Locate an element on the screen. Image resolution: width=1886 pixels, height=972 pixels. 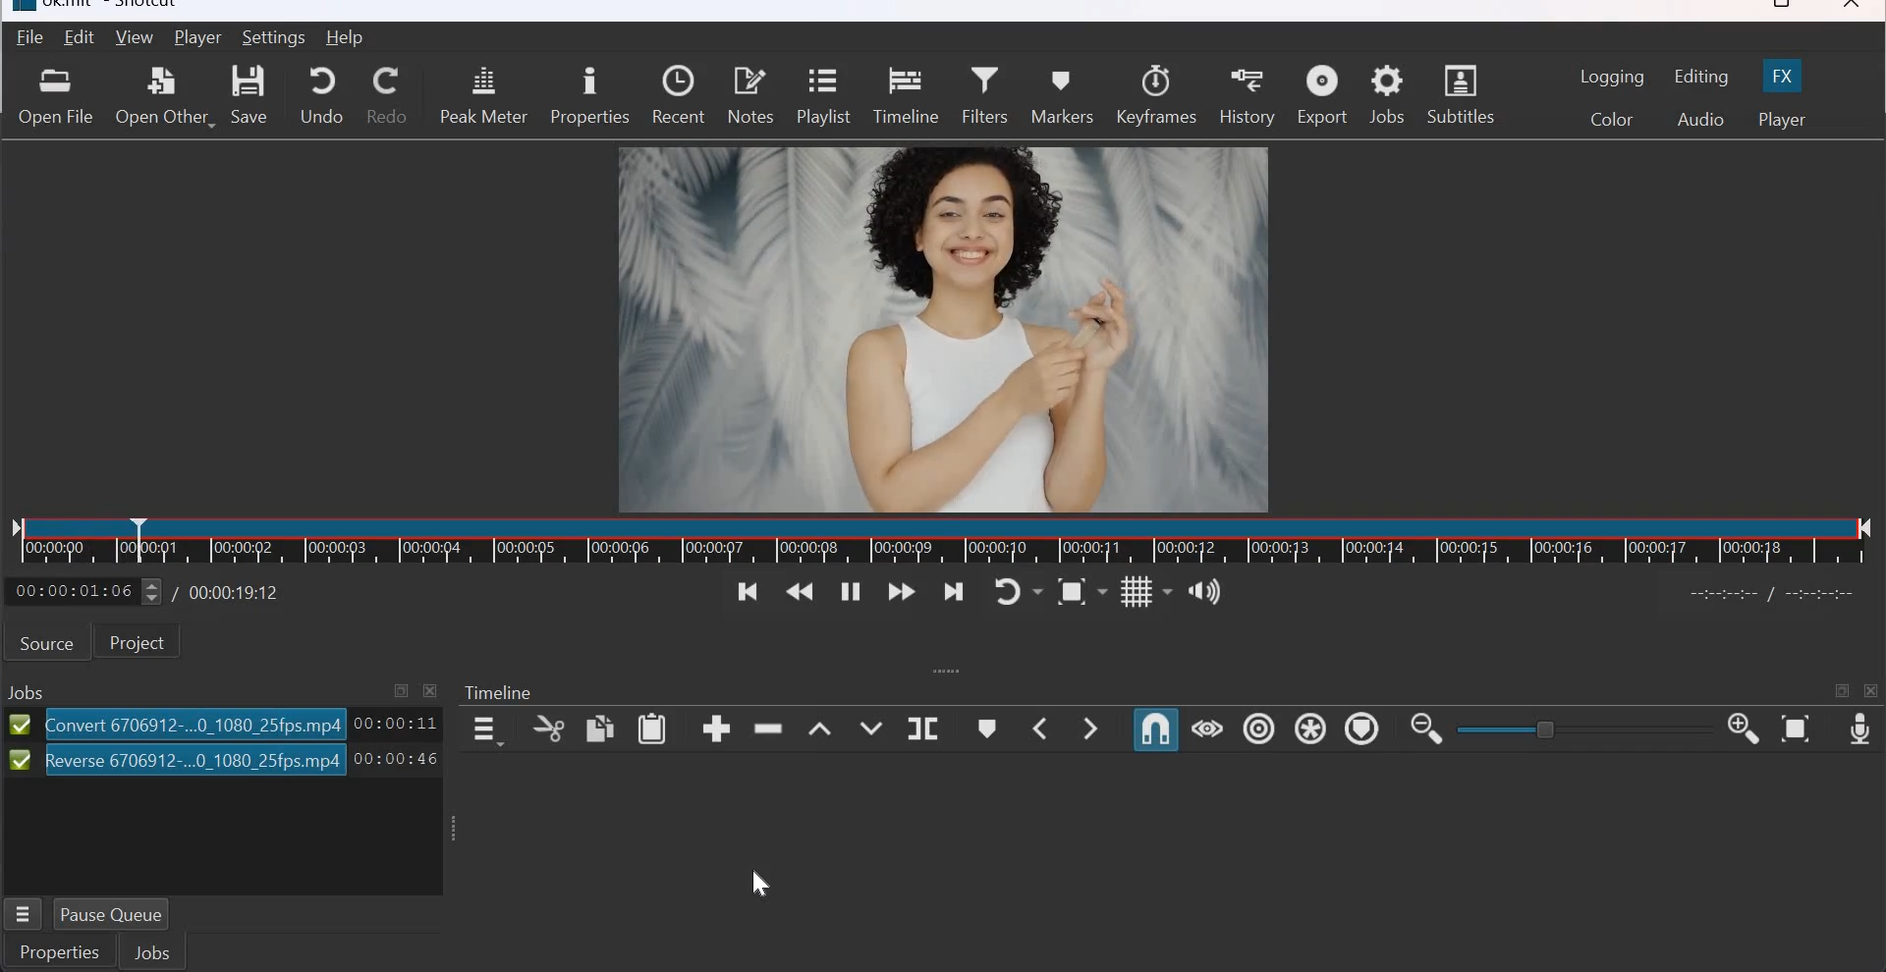
Keyframes is located at coordinates (1157, 93).